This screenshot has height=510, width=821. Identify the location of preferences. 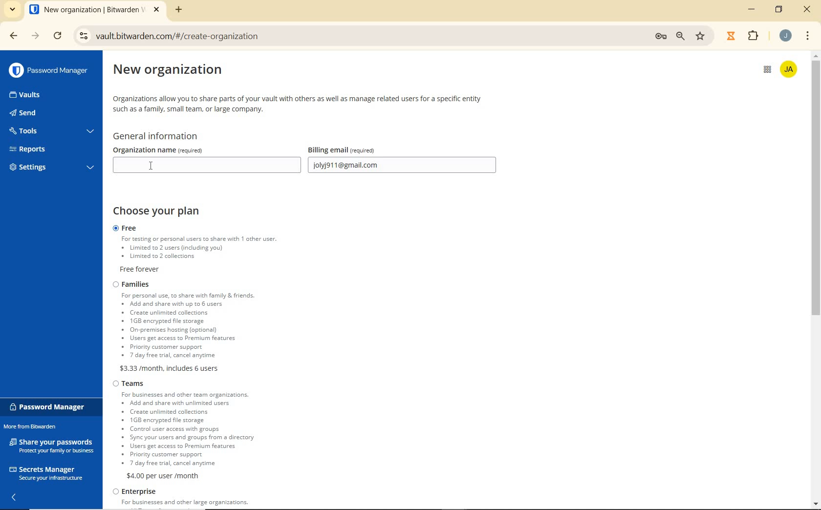
(660, 36).